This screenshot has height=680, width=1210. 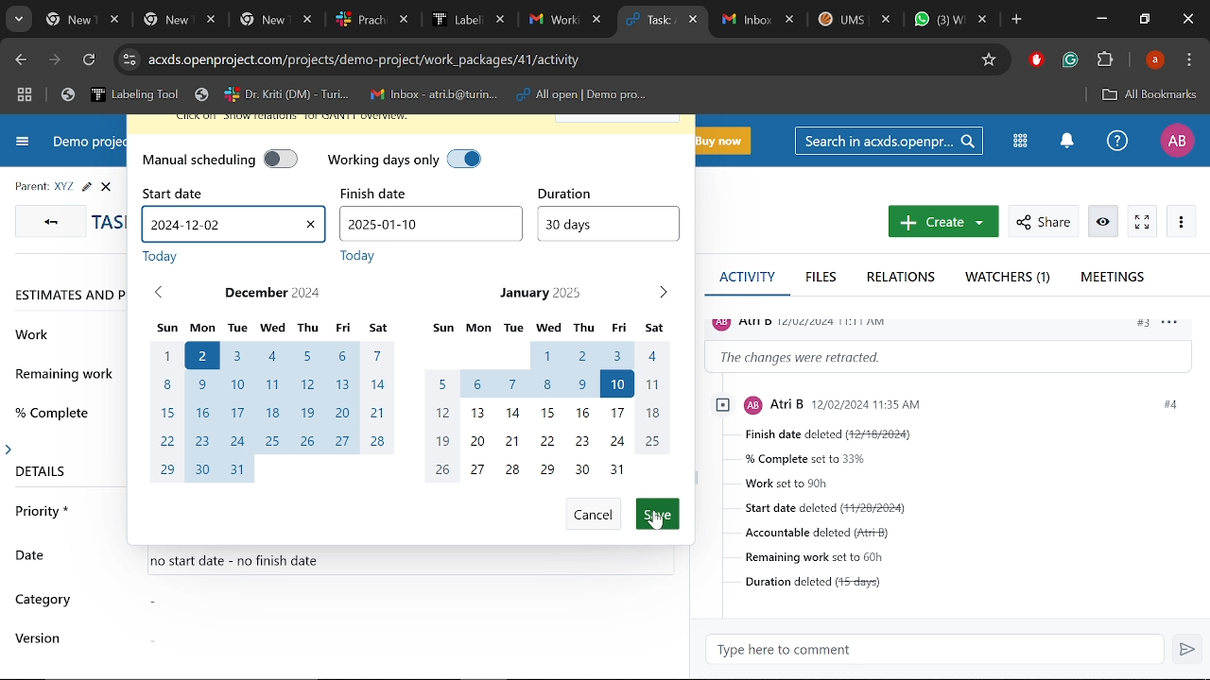 What do you see at coordinates (936, 650) in the screenshot?
I see `Type here to comment` at bounding box center [936, 650].